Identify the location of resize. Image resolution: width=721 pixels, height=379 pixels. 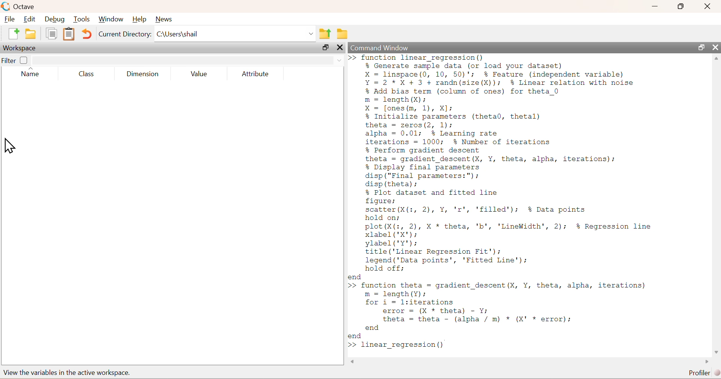
(700, 47).